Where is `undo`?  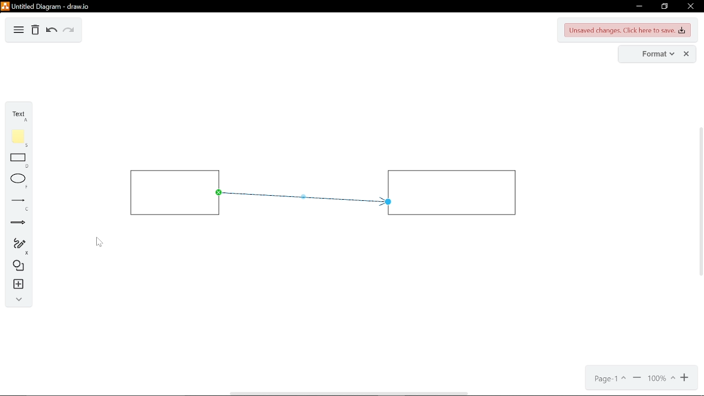 undo is located at coordinates (51, 31).